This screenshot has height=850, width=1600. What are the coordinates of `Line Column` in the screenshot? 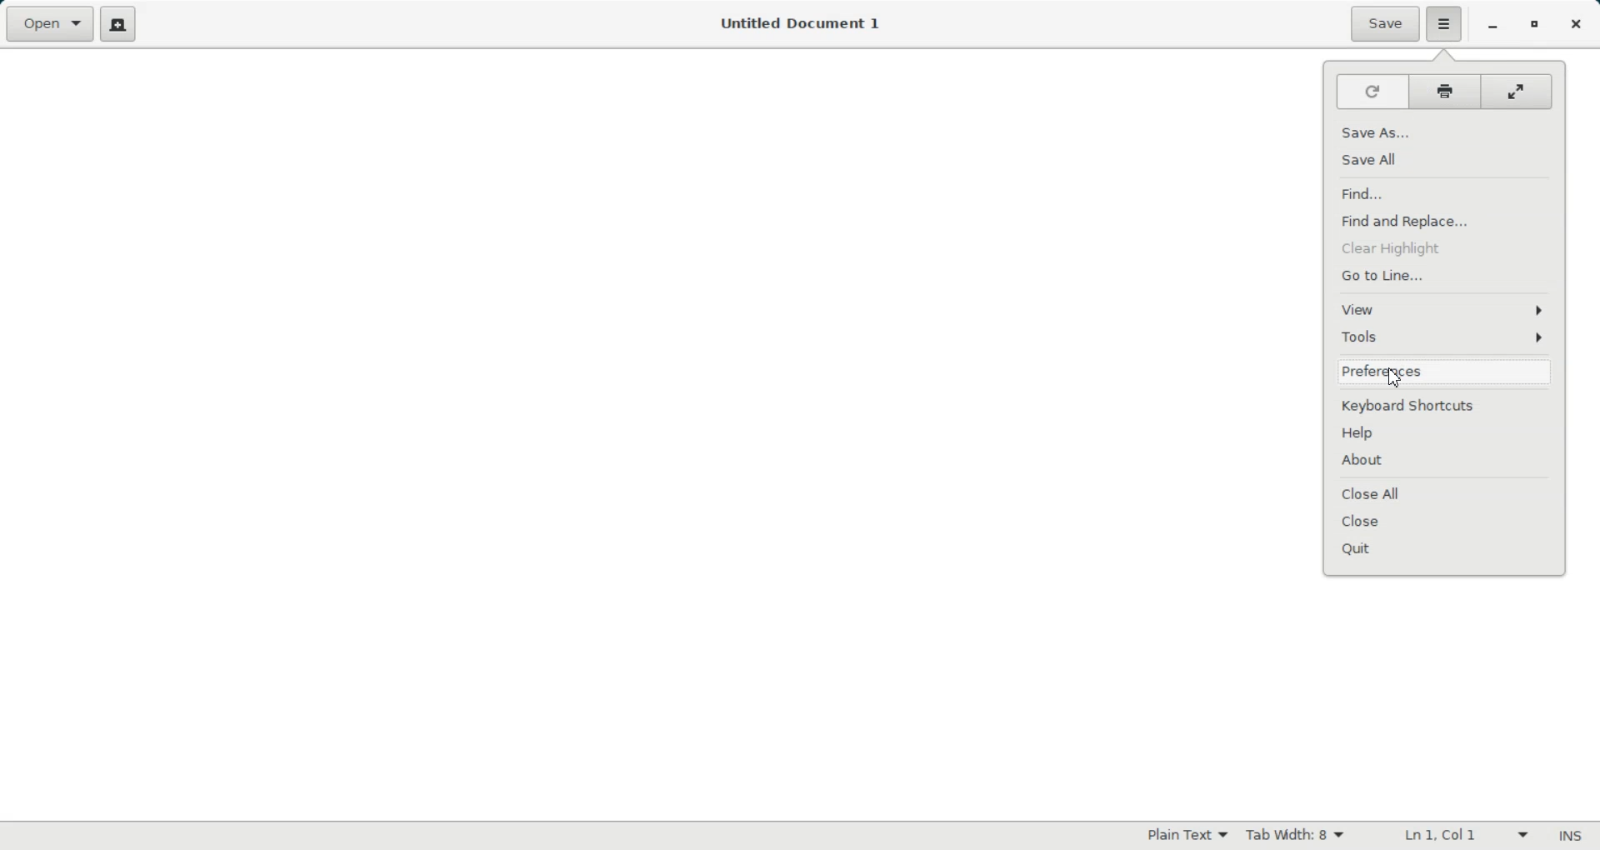 It's located at (1453, 837).